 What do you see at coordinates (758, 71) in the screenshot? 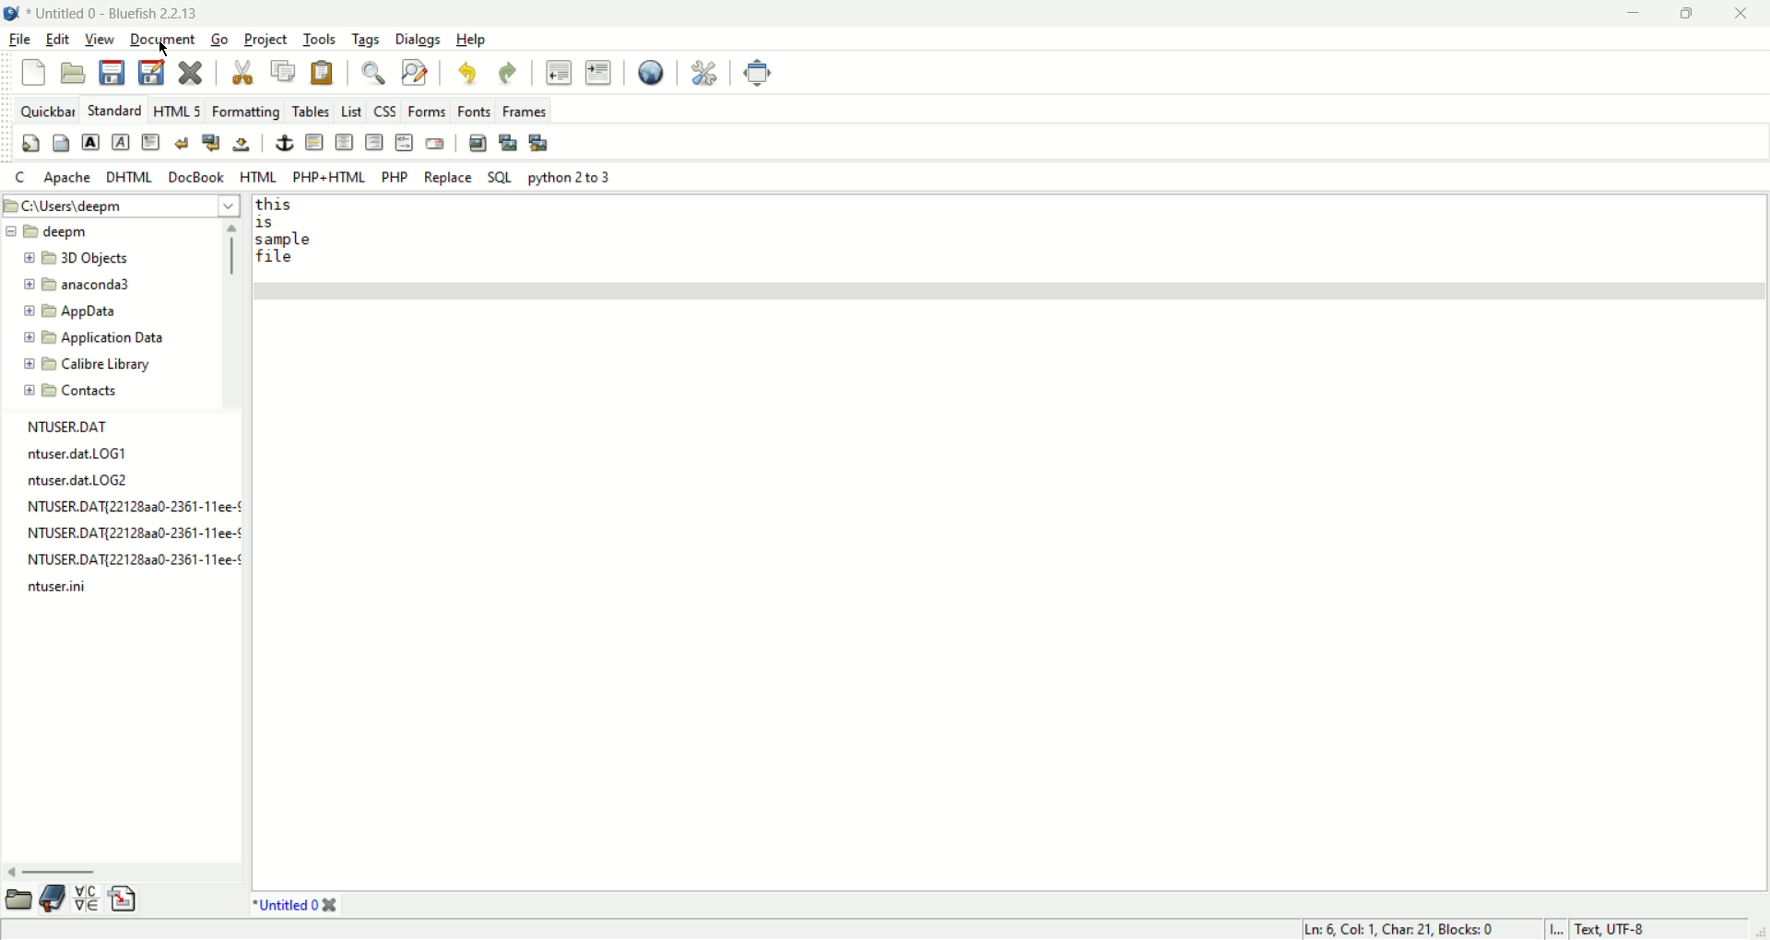
I see `fullscreen` at bounding box center [758, 71].